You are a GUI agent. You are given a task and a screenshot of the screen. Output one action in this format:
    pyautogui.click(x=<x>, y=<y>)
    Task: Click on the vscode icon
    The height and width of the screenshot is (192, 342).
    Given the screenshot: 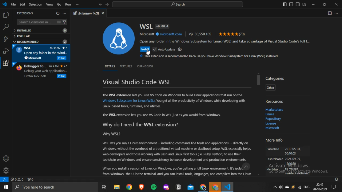 What is the action you would take?
    pyautogui.click(x=5, y=5)
    